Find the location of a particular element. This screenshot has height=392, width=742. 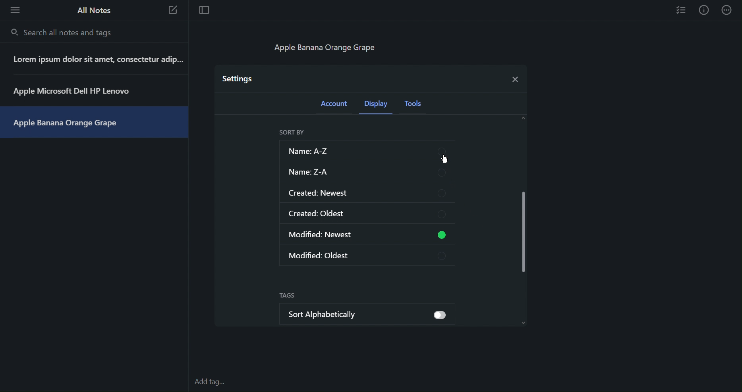

Lorem ipsum dolor sit amet, consectetur adip.. is located at coordinates (95, 61).